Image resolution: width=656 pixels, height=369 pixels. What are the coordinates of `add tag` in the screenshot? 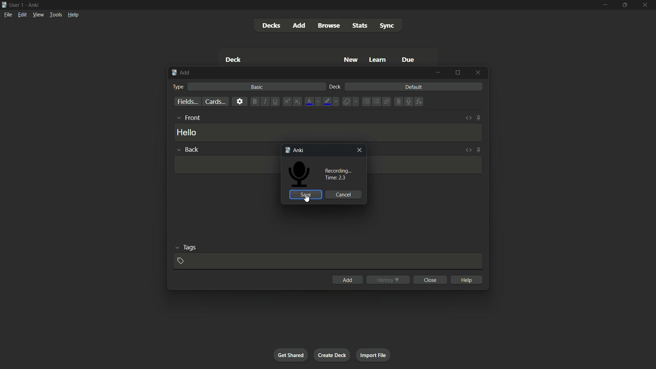 It's located at (180, 261).